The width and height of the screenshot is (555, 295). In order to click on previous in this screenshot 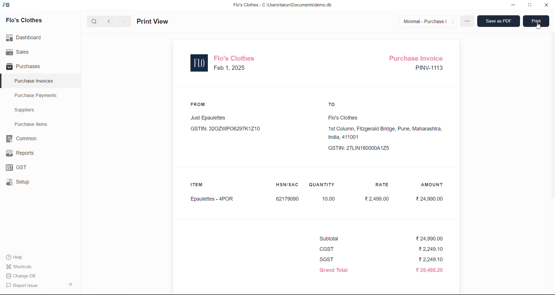, I will do `click(110, 21)`.